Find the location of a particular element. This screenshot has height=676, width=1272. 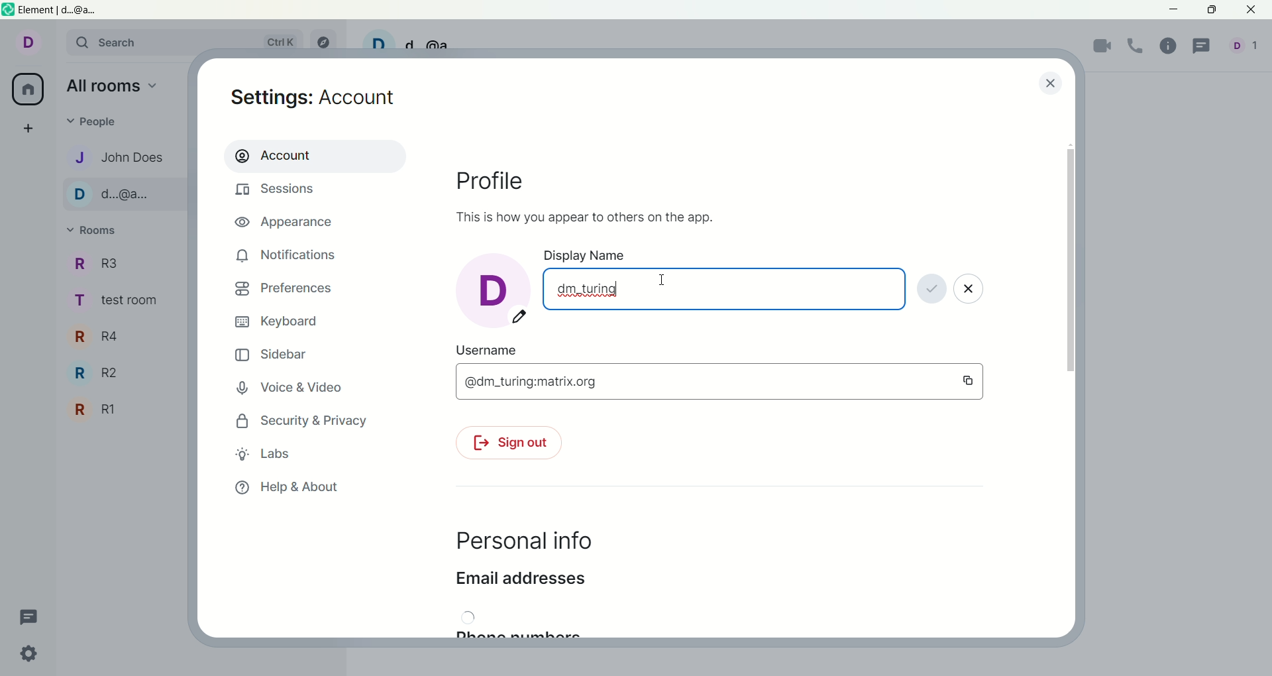

display name is located at coordinates (592, 255).